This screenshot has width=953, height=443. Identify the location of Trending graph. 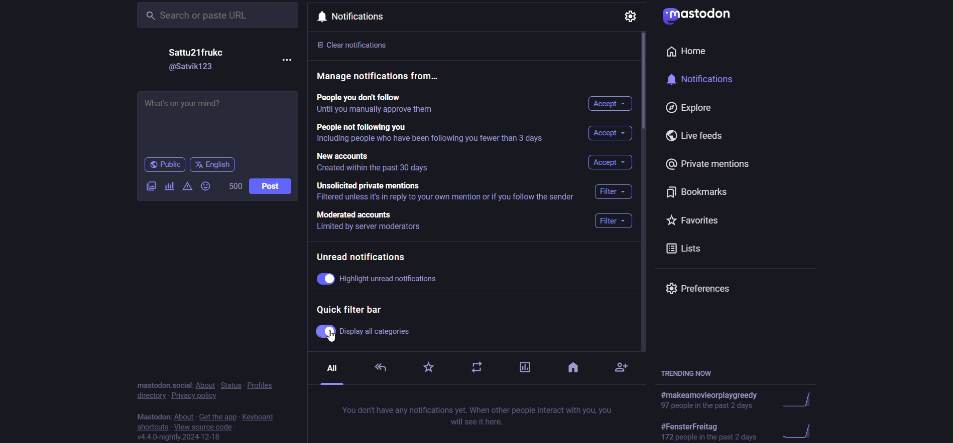
(796, 429).